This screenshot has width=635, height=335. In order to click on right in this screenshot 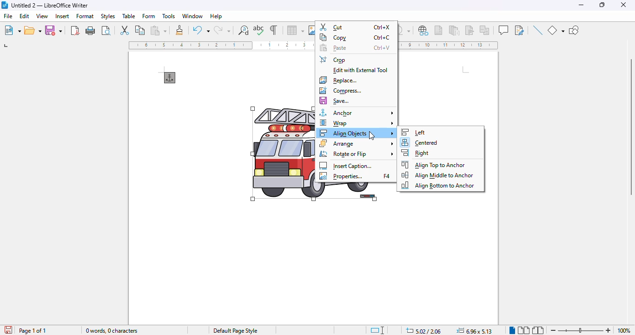, I will do `click(417, 153)`.